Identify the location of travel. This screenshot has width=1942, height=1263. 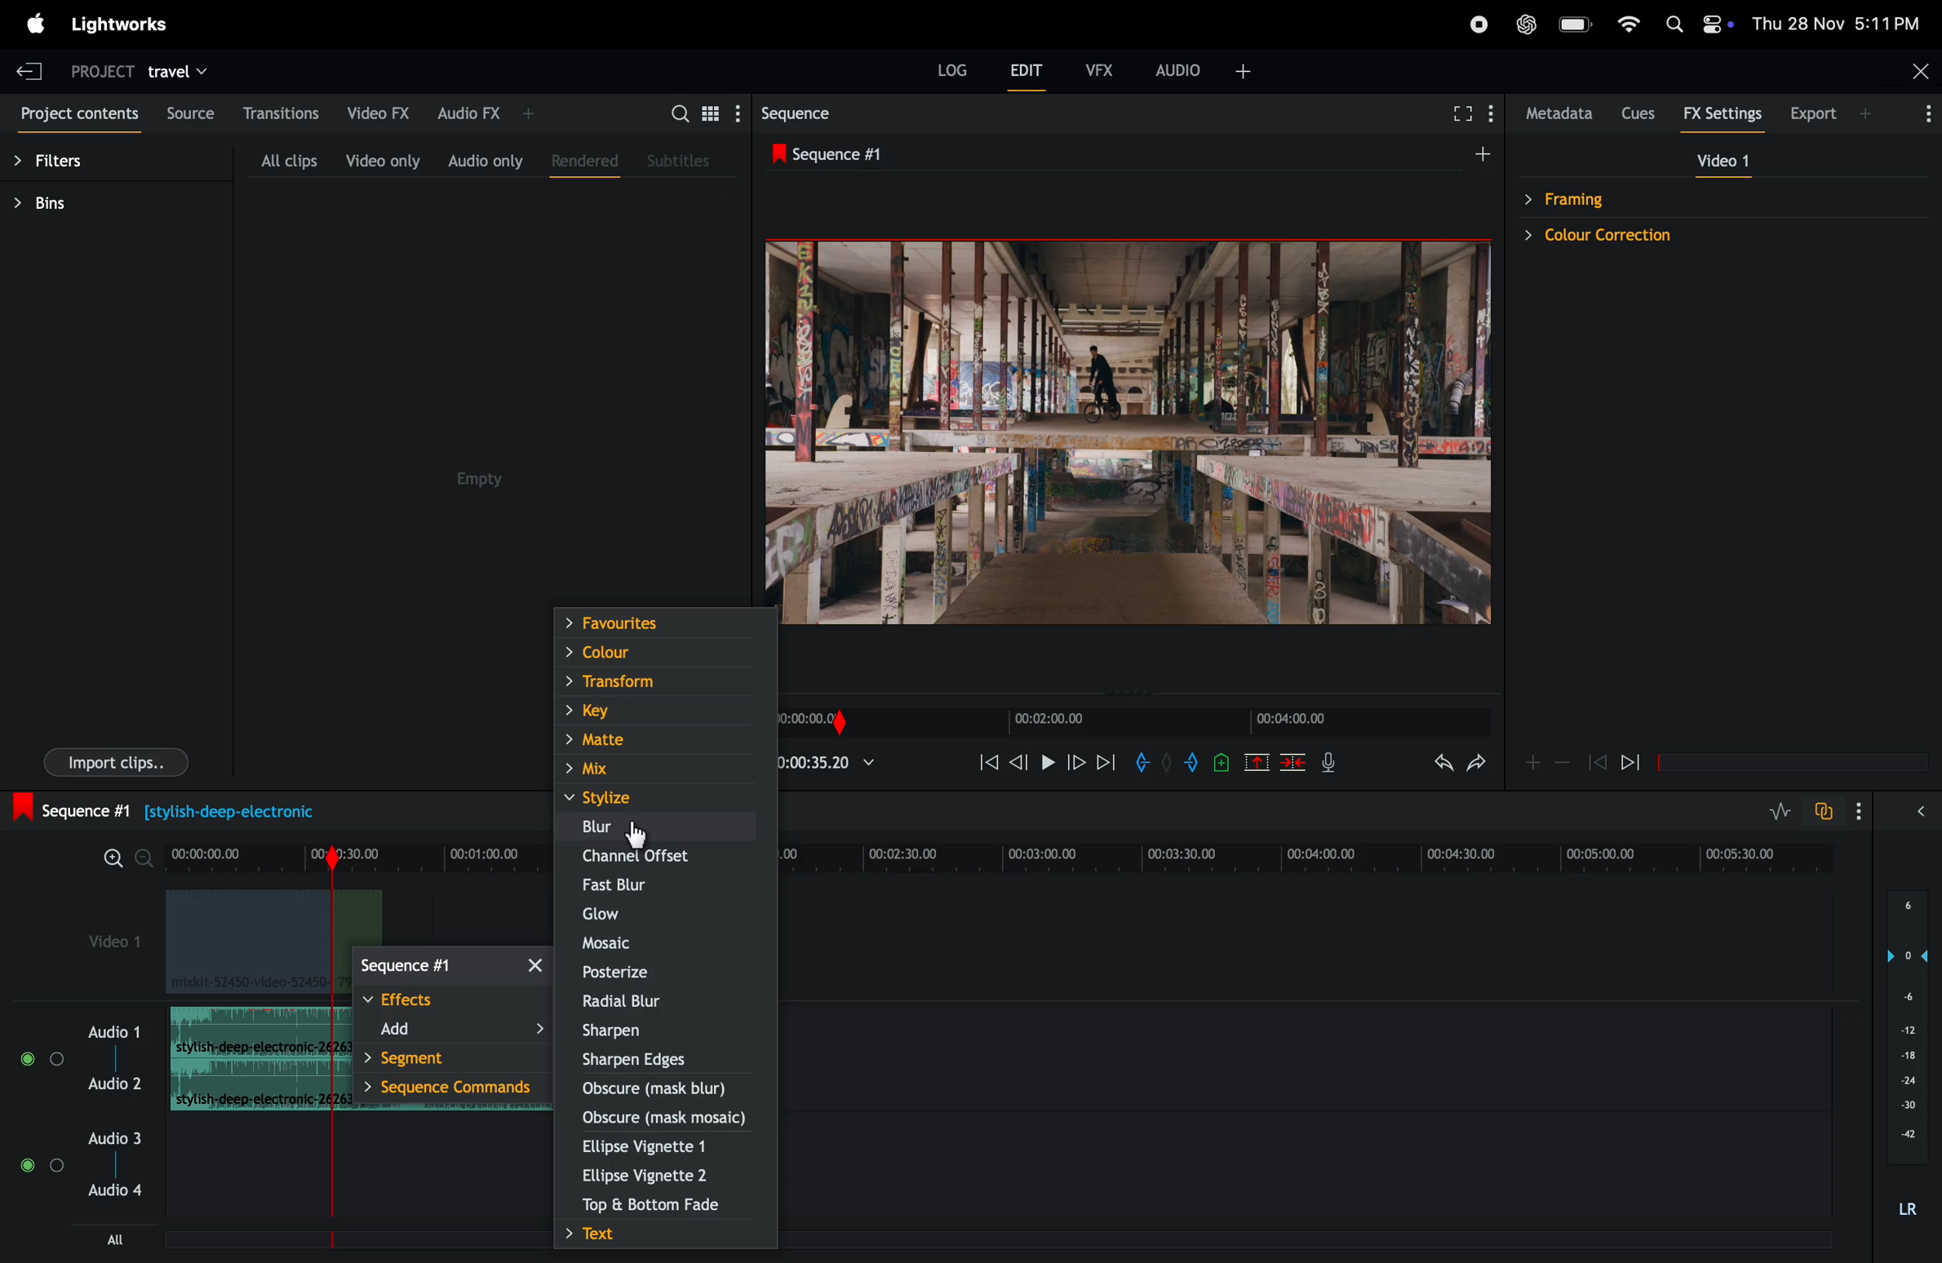
(193, 71).